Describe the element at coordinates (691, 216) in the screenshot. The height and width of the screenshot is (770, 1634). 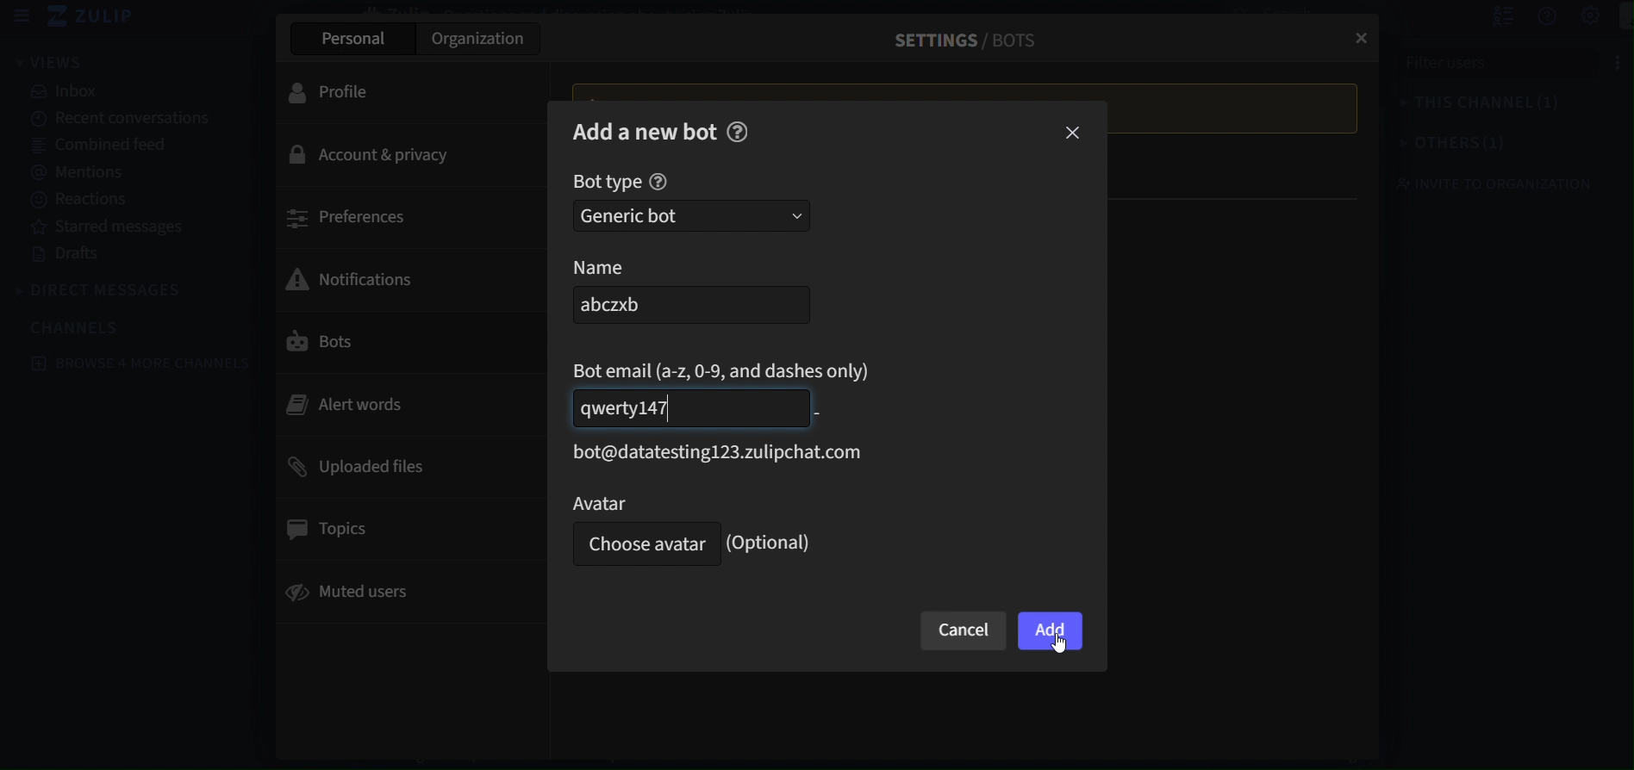
I see `generic bot` at that location.